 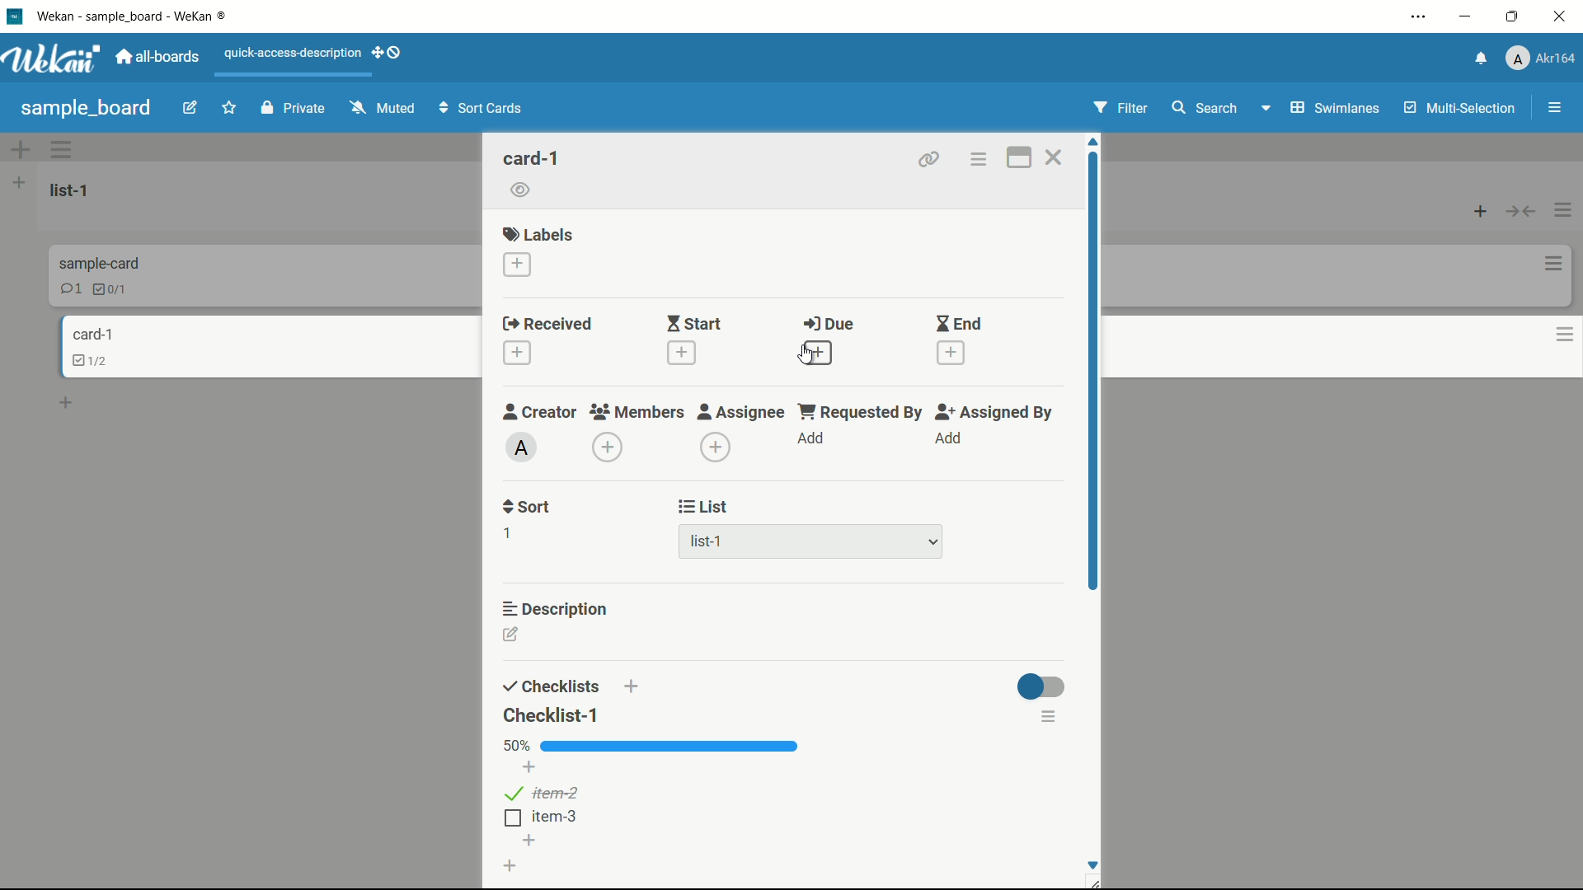 What do you see at coordinates (543, 792) in the screenshot?
I see `item-2` at bounding box center [543, 792].